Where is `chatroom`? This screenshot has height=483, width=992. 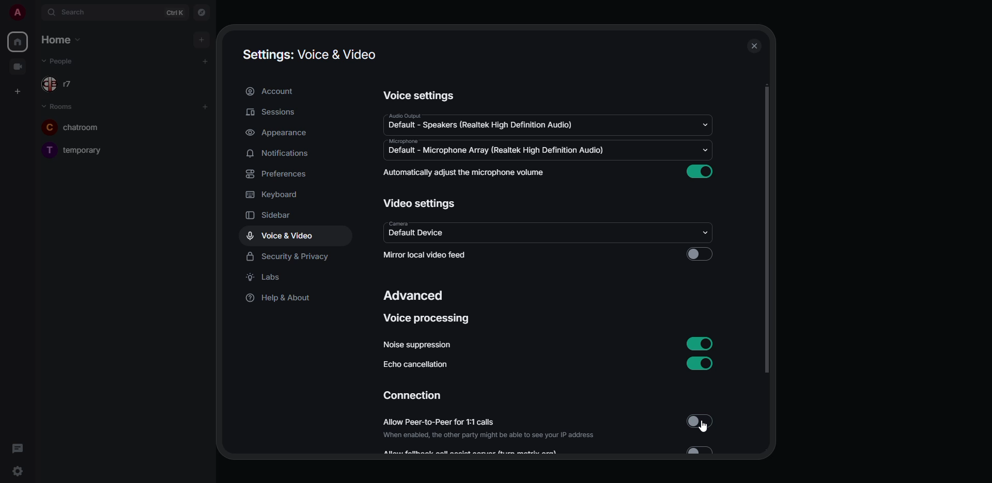 chatroom is located at coordinates (81, 127).